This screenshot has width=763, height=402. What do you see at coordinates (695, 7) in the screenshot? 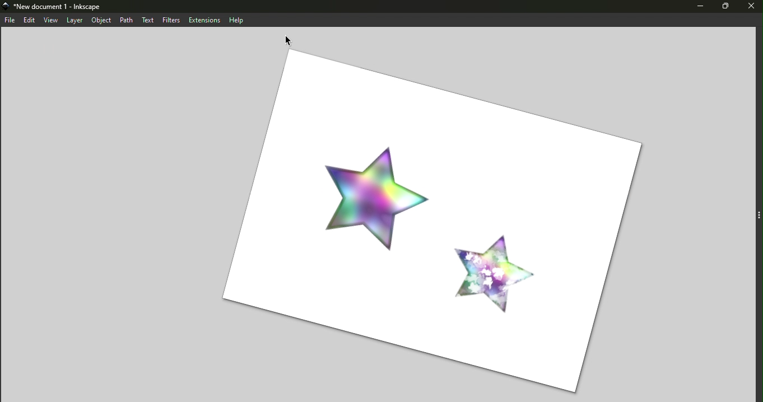
I see `Minimize` at bounding box center [695, 7].